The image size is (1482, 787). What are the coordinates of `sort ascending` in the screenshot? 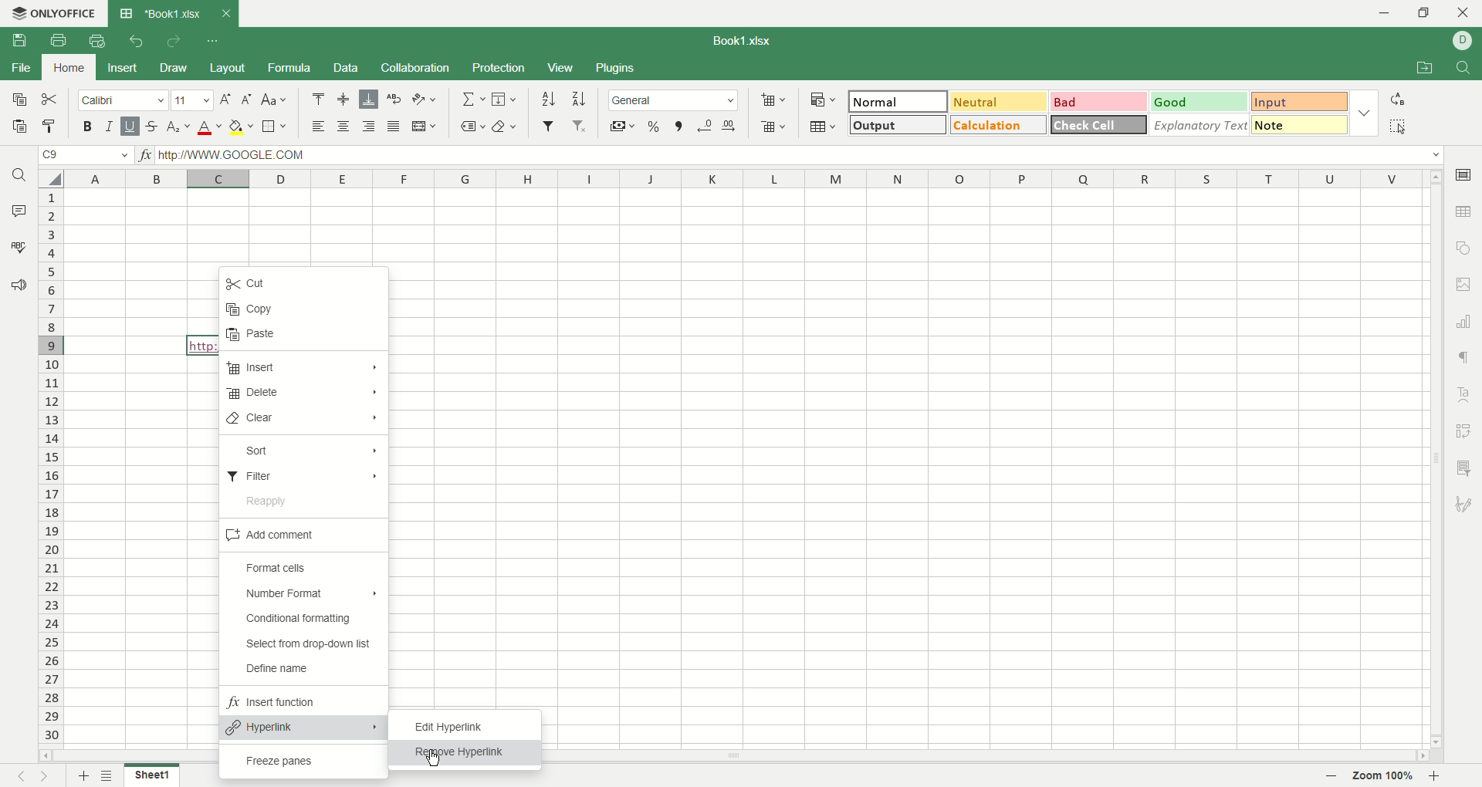 It's located at (548, 98).